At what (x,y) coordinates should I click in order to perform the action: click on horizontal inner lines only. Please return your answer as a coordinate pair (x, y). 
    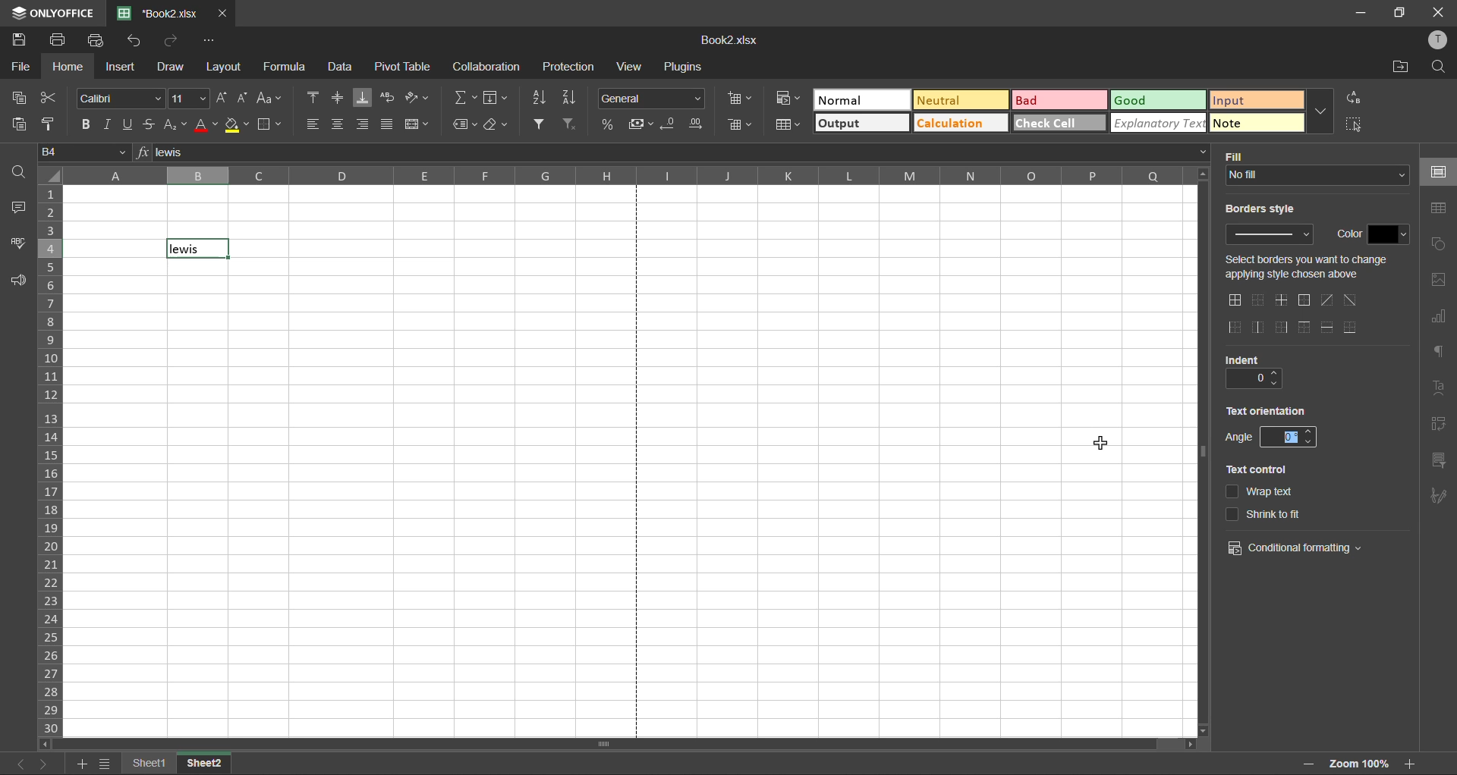
    Looking at the image, I should click on (1330, 327).